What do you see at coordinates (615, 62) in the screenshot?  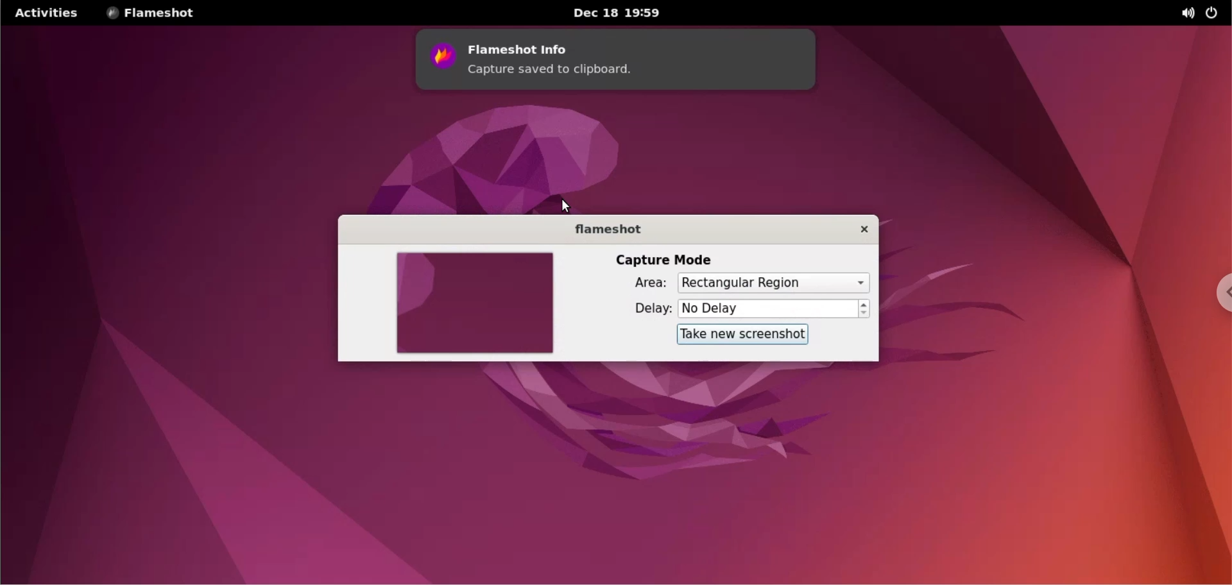 I see ` Flameshot info.  Capture saved to clipboard.` at bounding box center [615, 62].